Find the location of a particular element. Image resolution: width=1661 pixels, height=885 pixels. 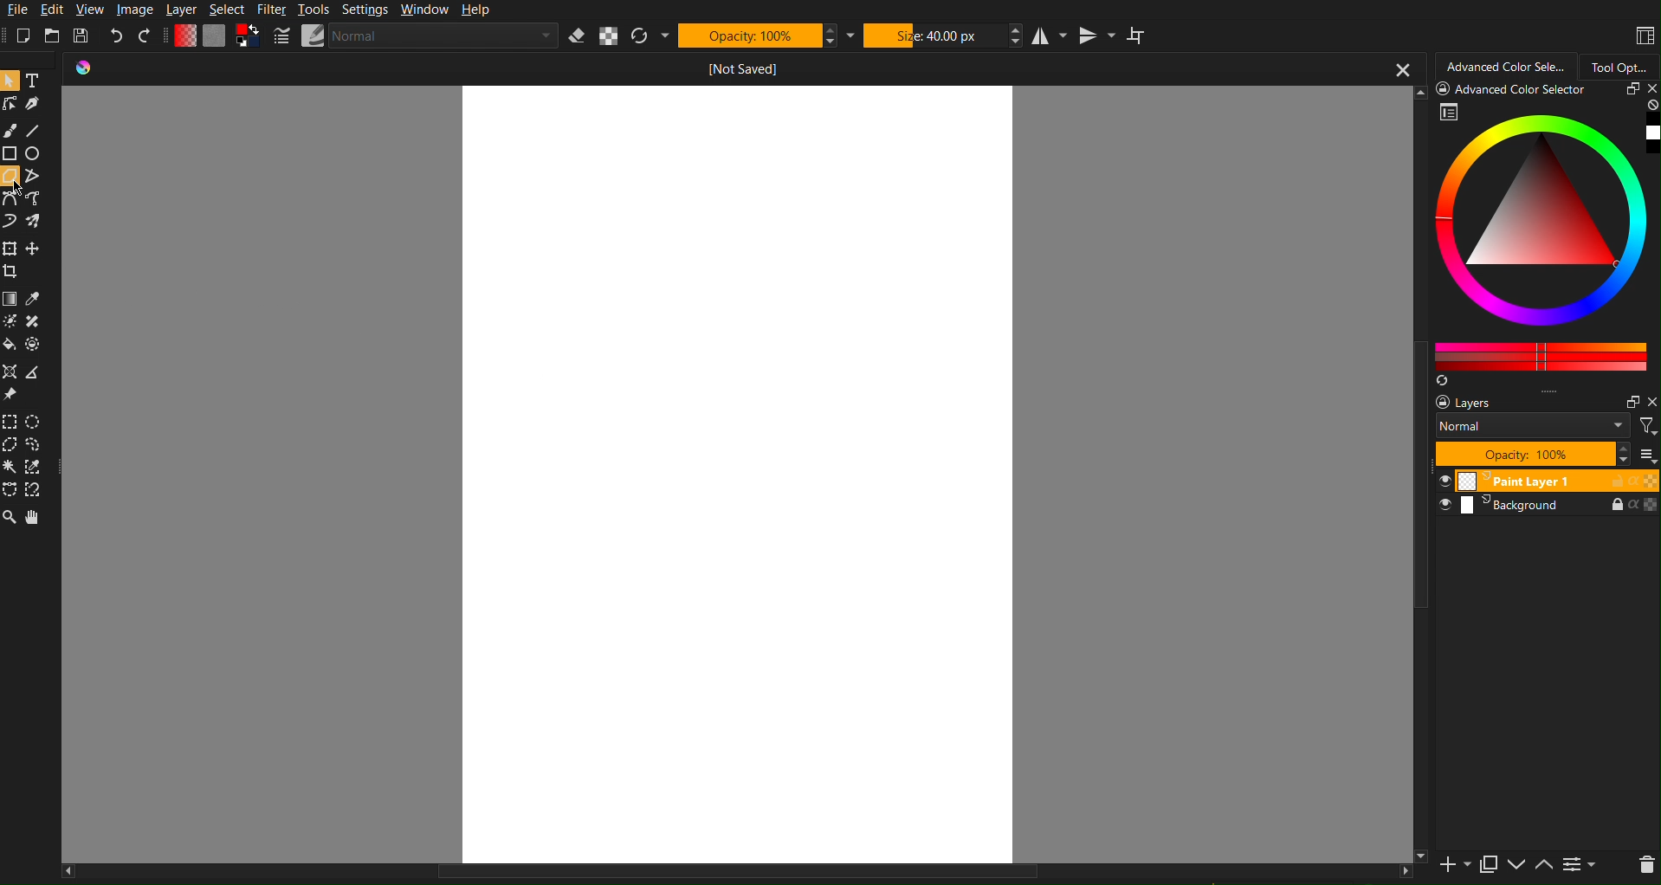

Line  is located at coordinates (40, 130).